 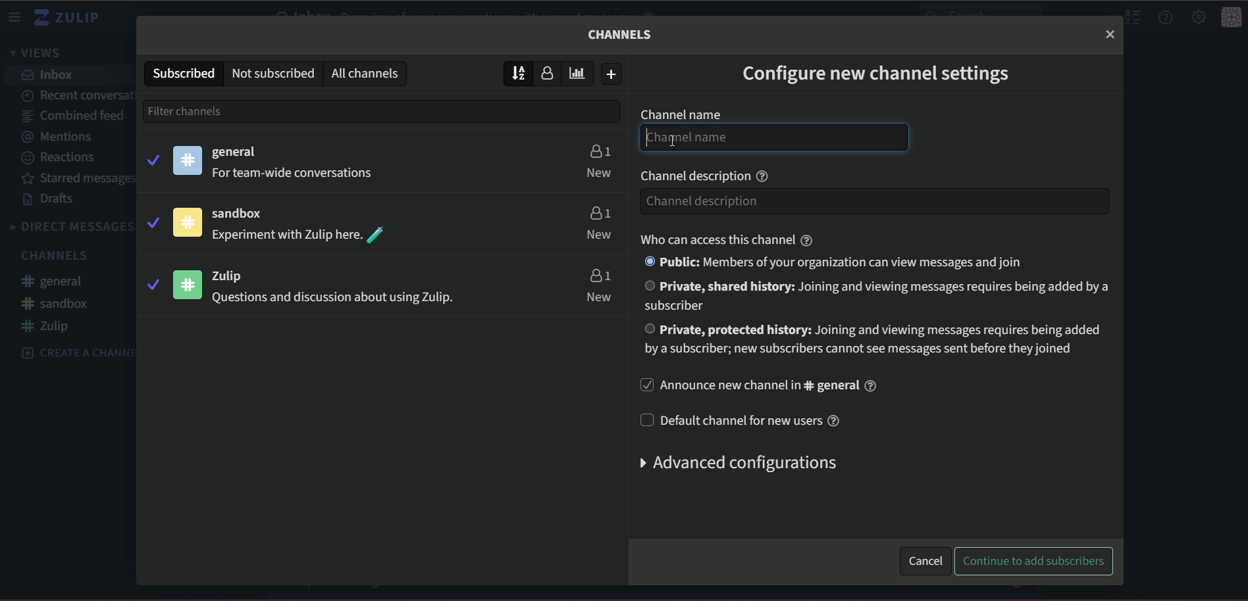 What do you see at coordinates (551, 74) in the screenshot?
I see `user` at bounding box center [551, 74].